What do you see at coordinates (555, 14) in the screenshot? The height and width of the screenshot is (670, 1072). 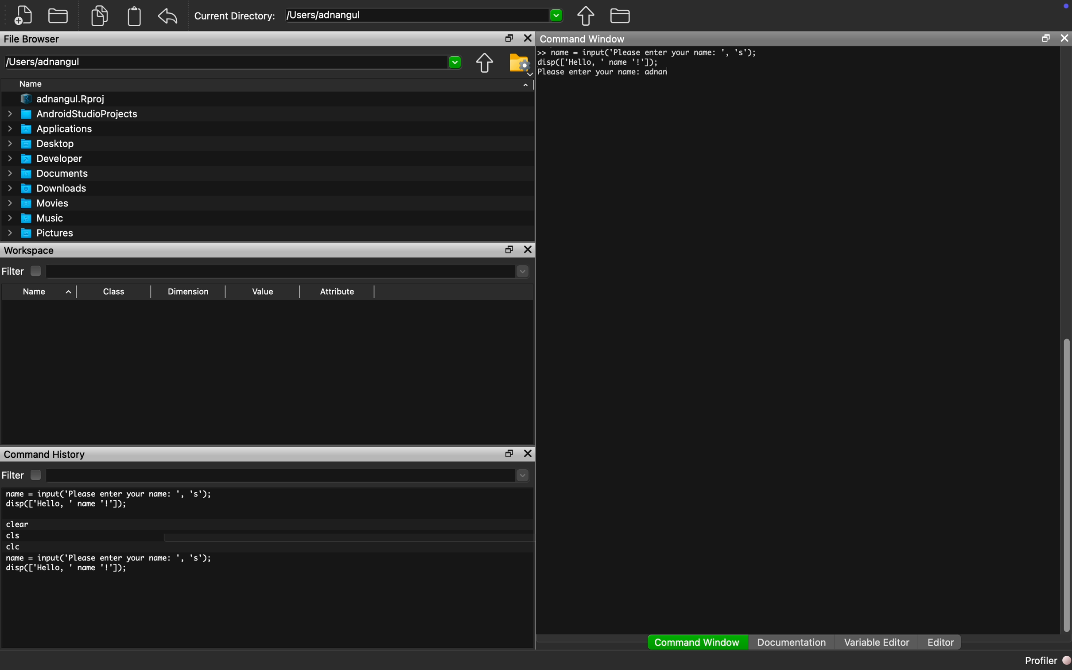 I see `dropdown` at bounding box center [555, 14].